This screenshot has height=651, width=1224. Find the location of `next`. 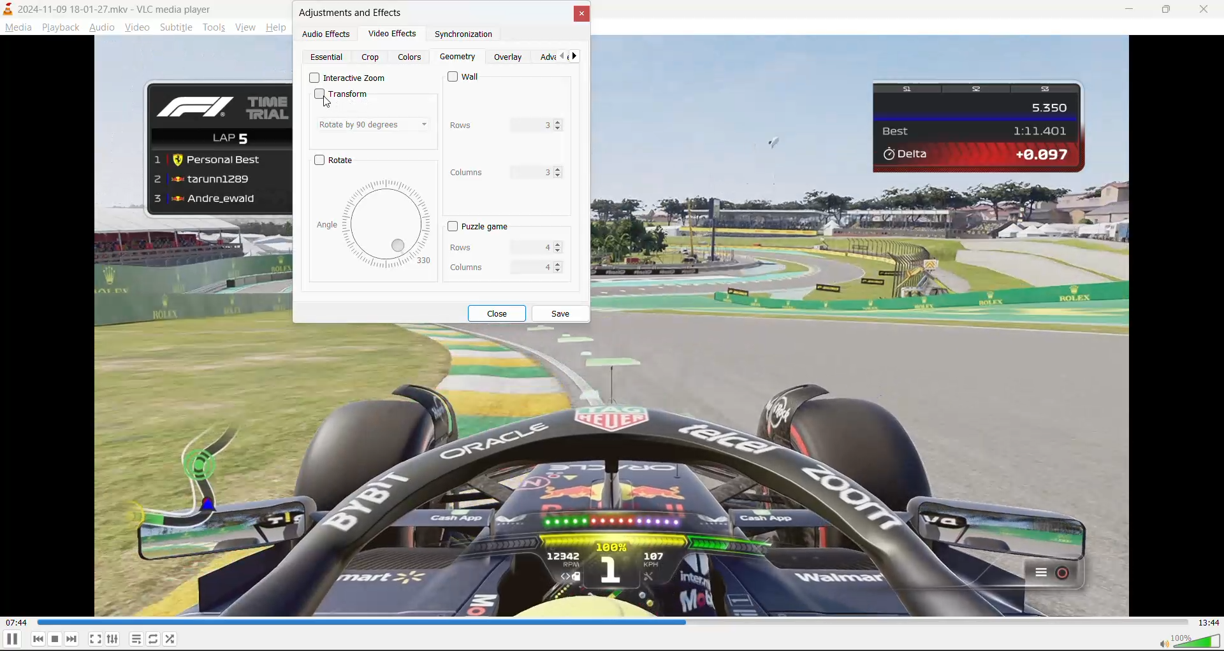

next is located at coordinates (577, 56).